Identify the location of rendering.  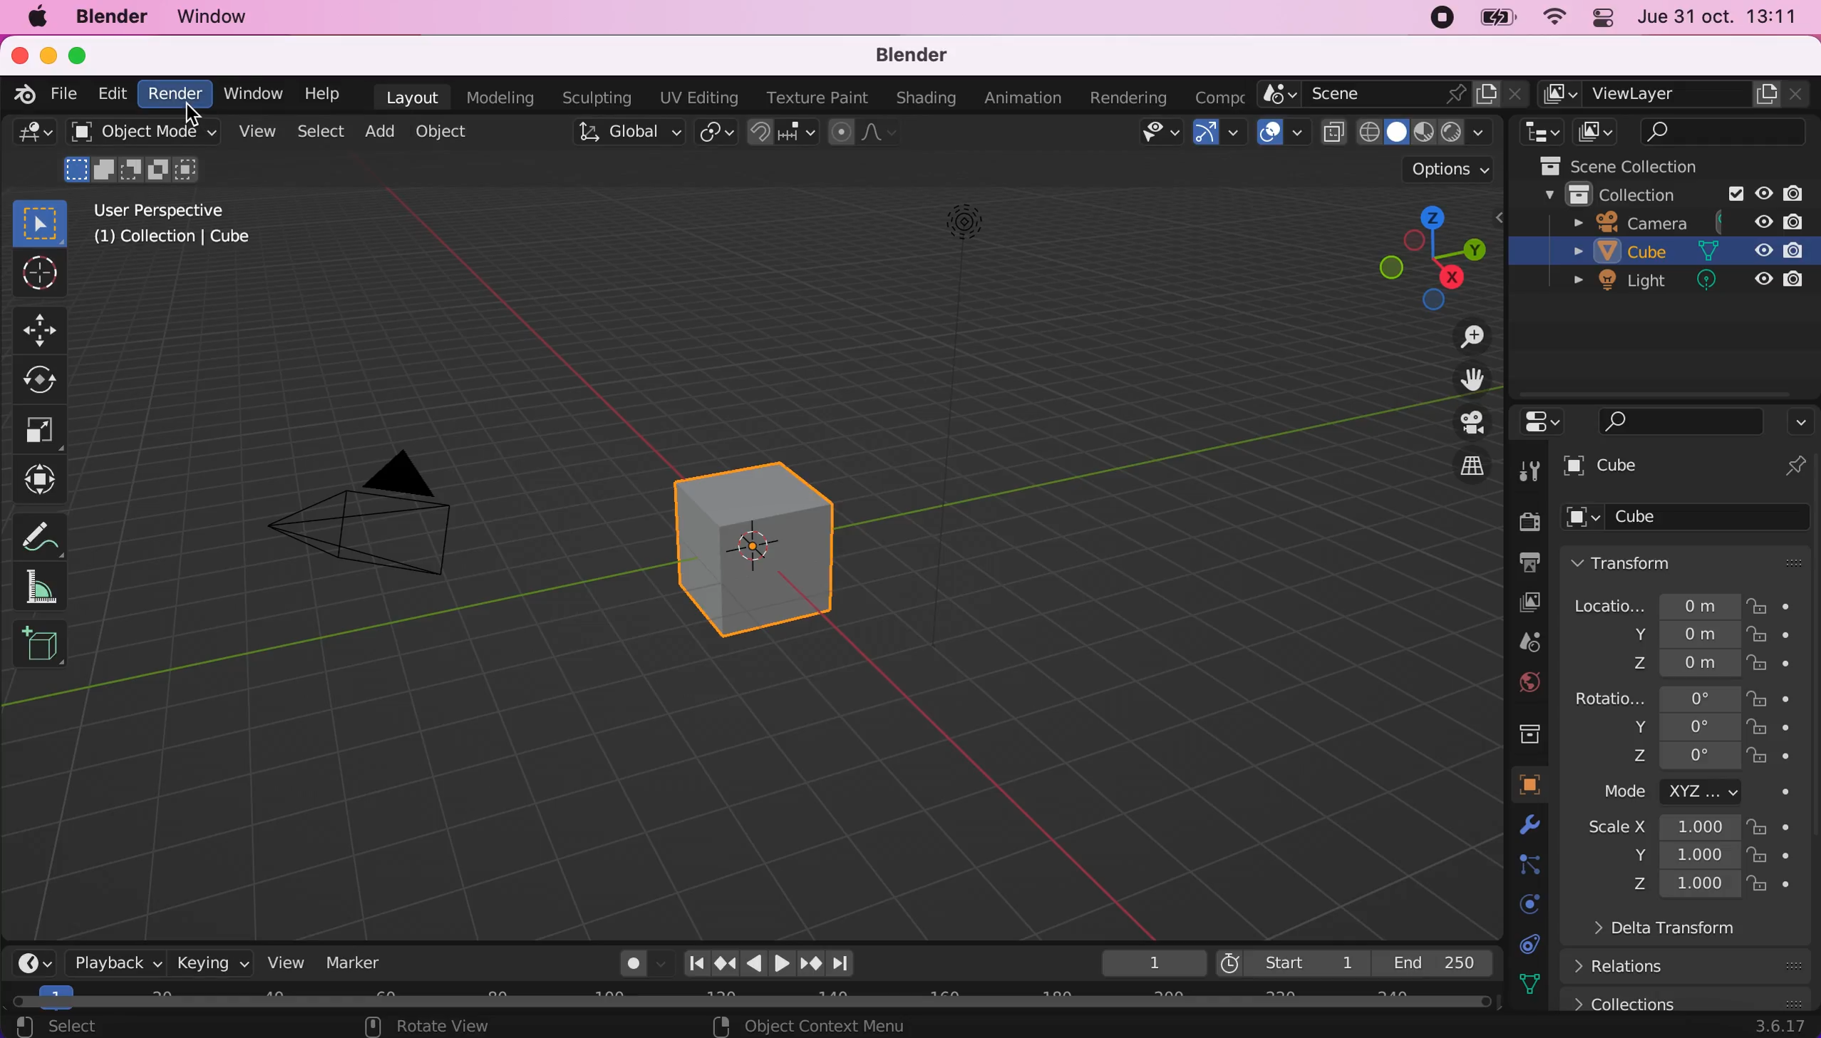
(1129, 98).